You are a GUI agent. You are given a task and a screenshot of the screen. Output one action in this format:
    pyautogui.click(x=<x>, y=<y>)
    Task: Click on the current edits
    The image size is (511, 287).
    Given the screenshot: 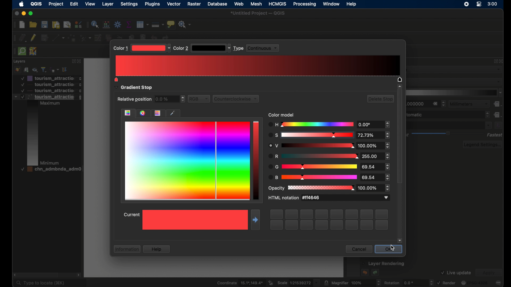 What is the action you would take?
    pyautogui.click(x=23, y=38)
    